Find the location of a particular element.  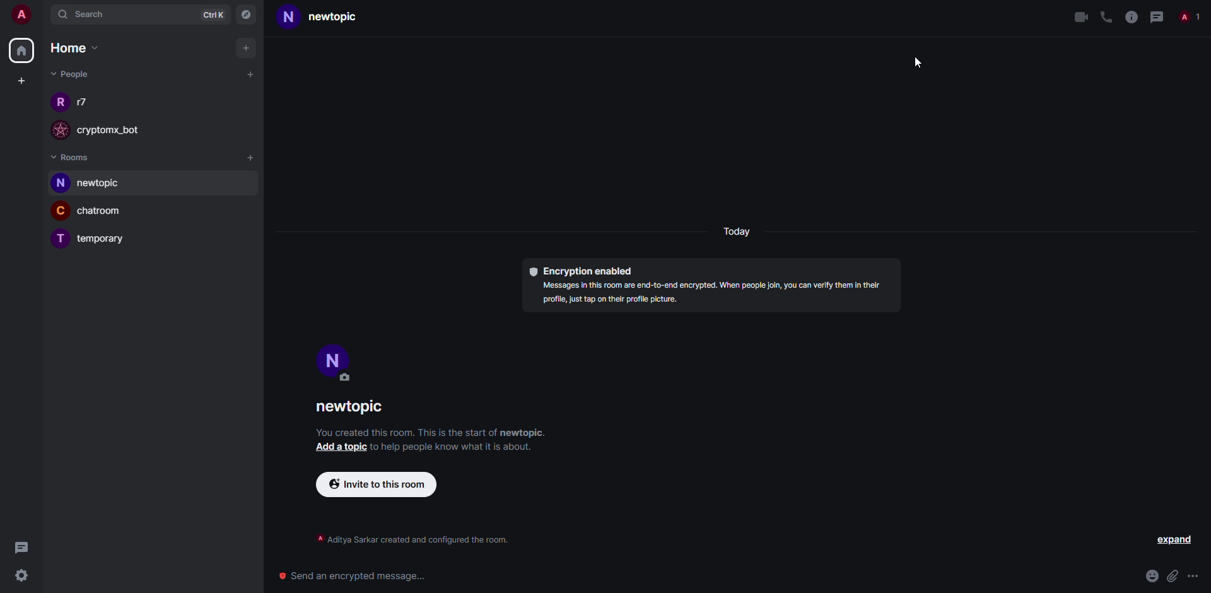

people is located at coordinates (85, 102).